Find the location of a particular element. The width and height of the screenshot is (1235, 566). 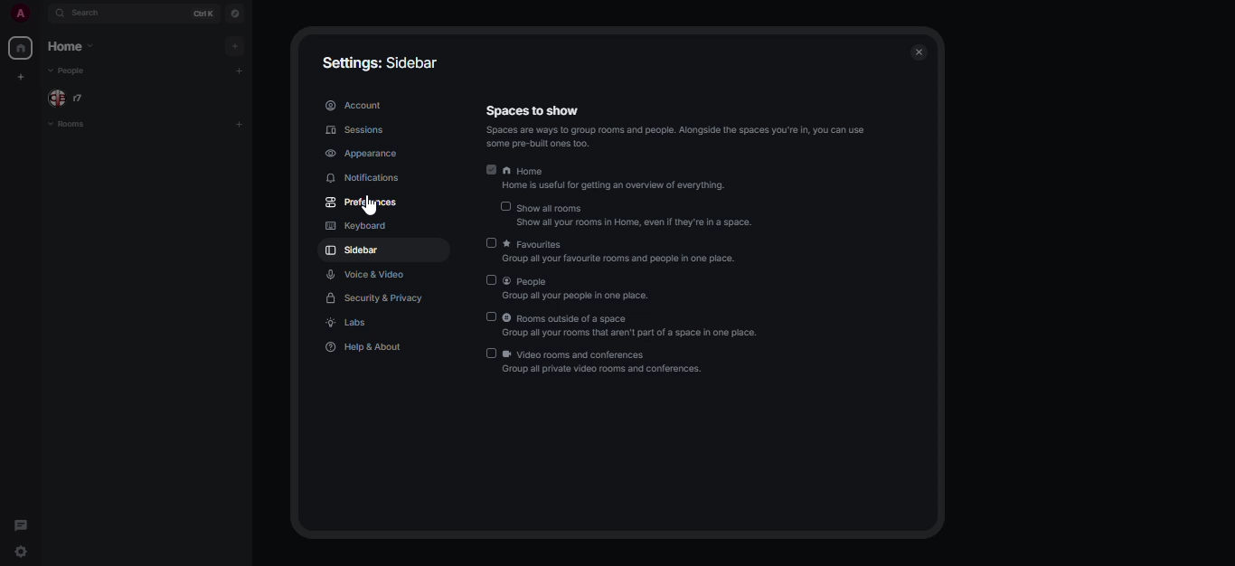

search is located at coordinates (90, 14).